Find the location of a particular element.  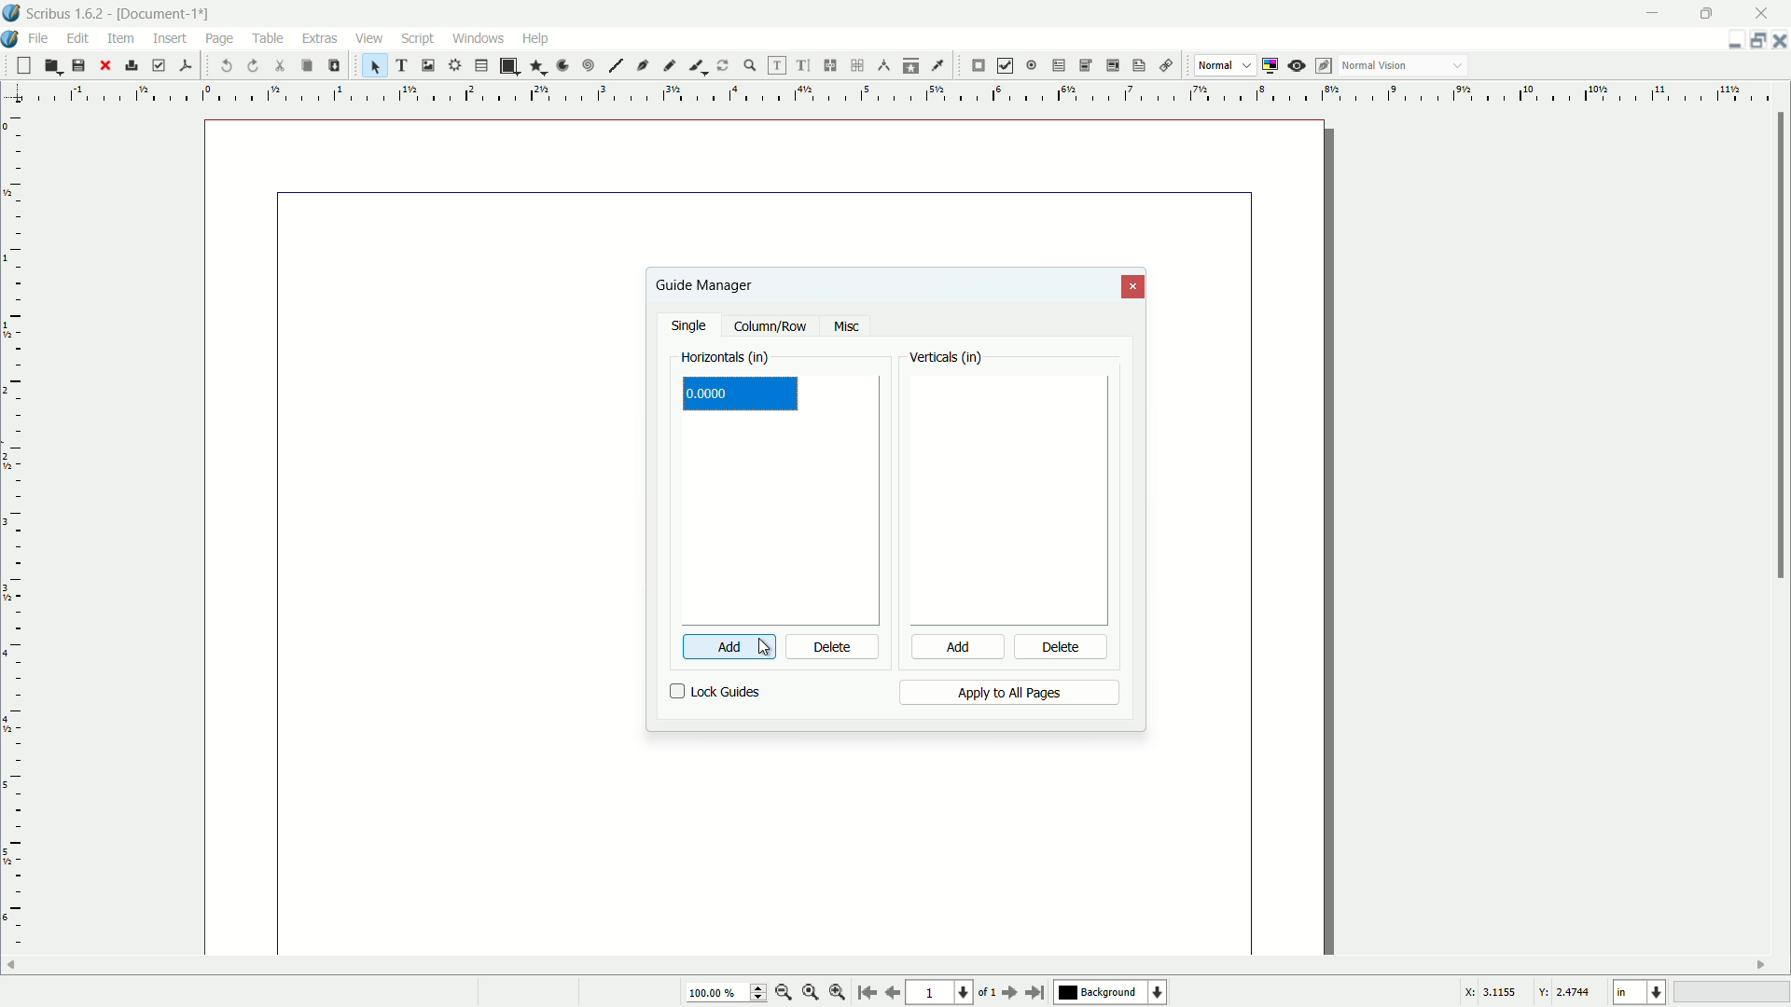

item menu is located at coordinates (122, 37).